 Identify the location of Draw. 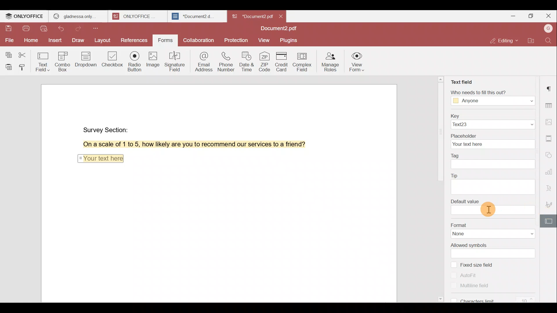
(79, 41).